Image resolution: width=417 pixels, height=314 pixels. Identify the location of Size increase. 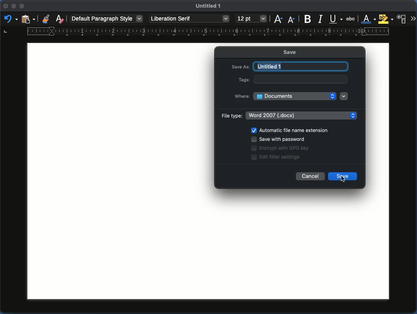
(279, 19).